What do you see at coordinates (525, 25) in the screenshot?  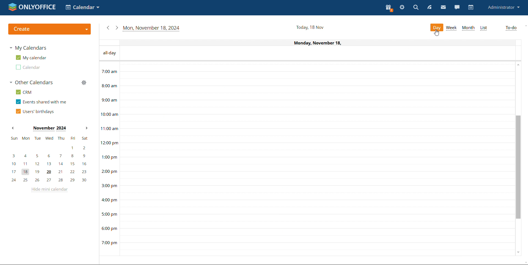 I see `scroll up` at bounding box center [525, 25].